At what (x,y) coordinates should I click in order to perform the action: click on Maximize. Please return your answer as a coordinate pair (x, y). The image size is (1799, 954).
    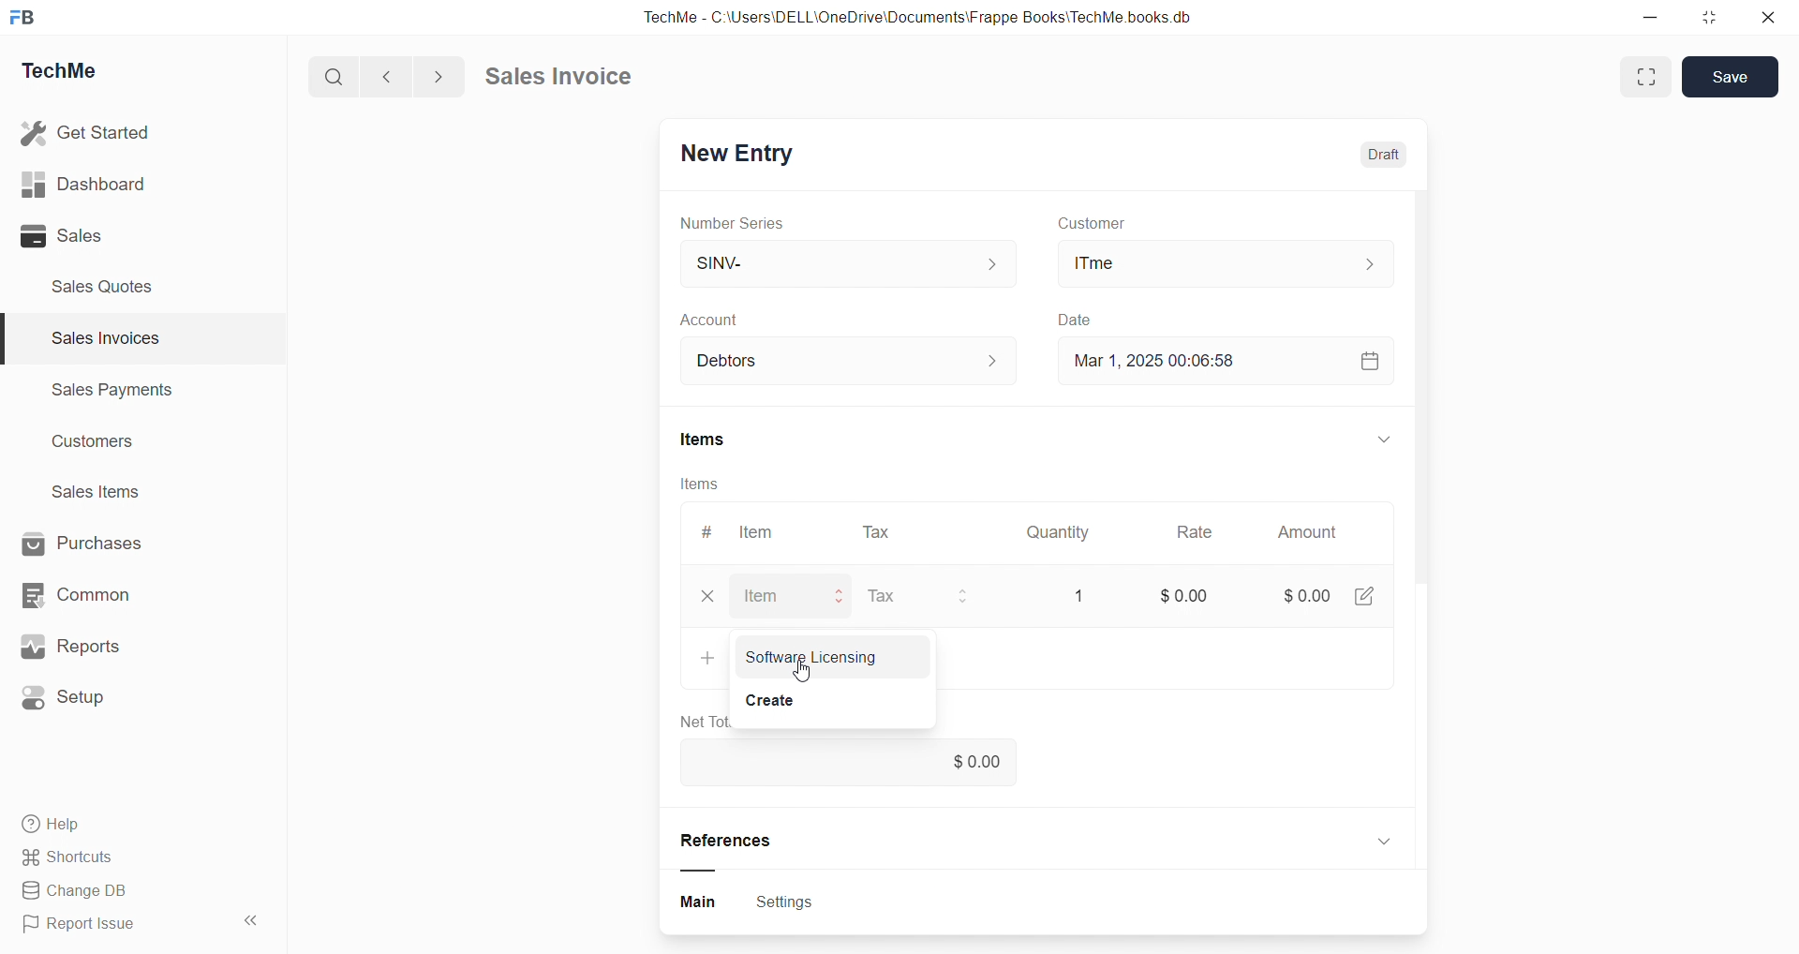
    Looking at the image, I should click on (1717, 16).